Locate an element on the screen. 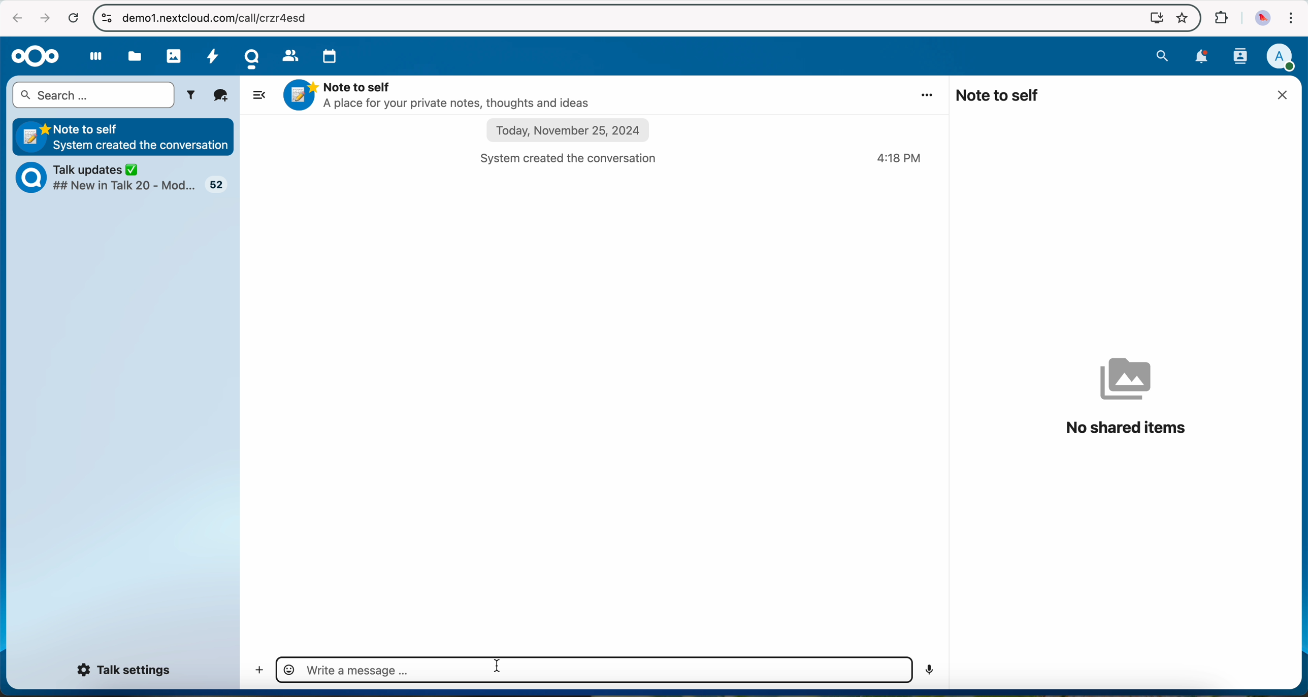  files is located at coordinates (136, 56).